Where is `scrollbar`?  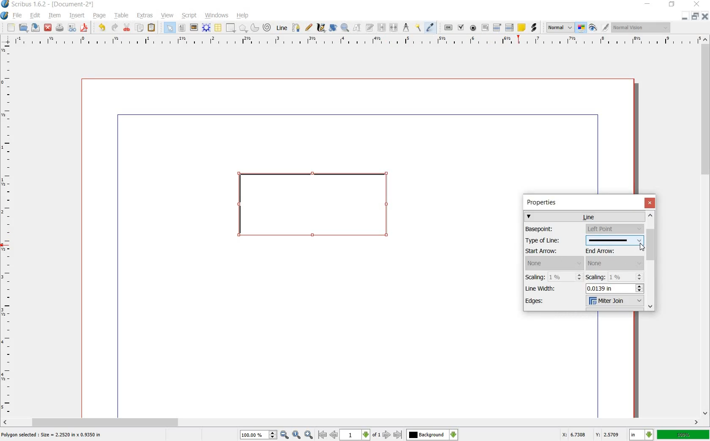 scrollbar is located at coordinates (651, 261).